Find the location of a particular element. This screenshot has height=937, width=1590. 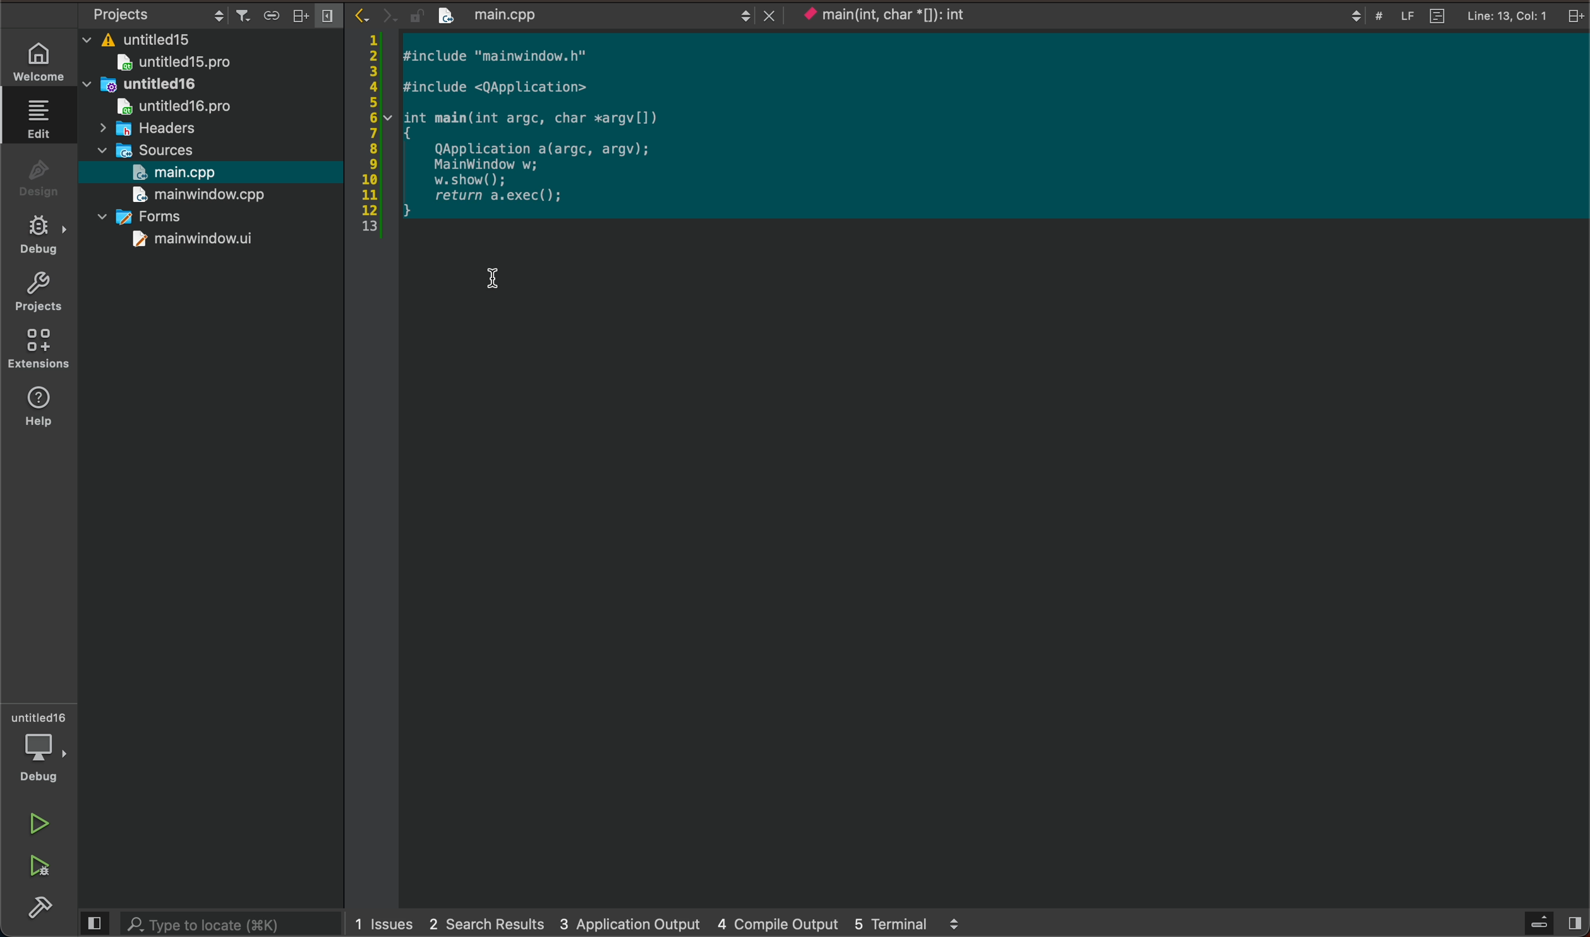

file info is located at coordinates (1438, 15).